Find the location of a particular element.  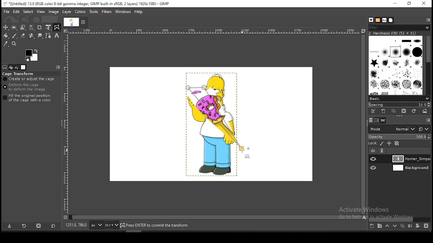

link is located at coordinates (383, 151).